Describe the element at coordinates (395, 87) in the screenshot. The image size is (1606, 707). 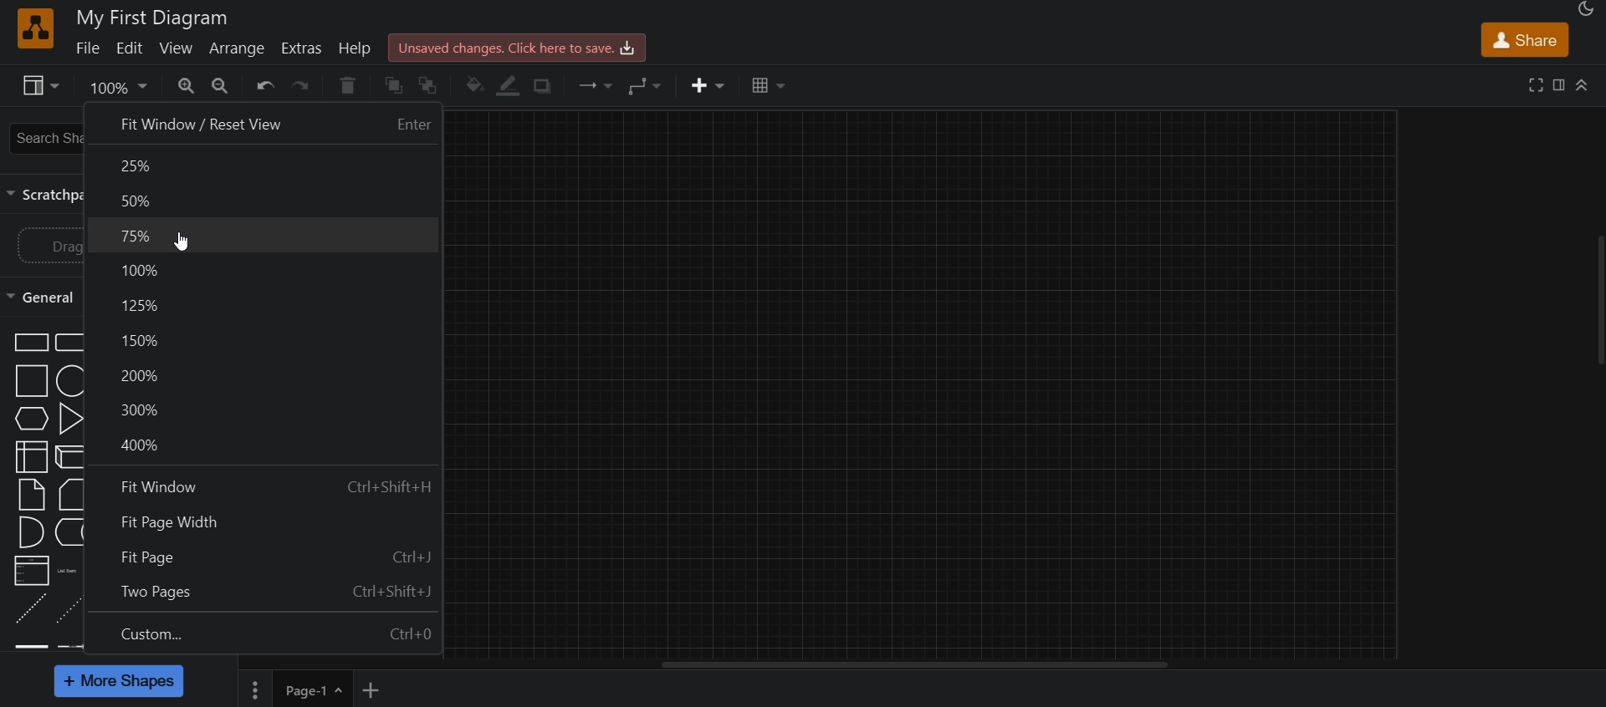
I see `to front` at that location.